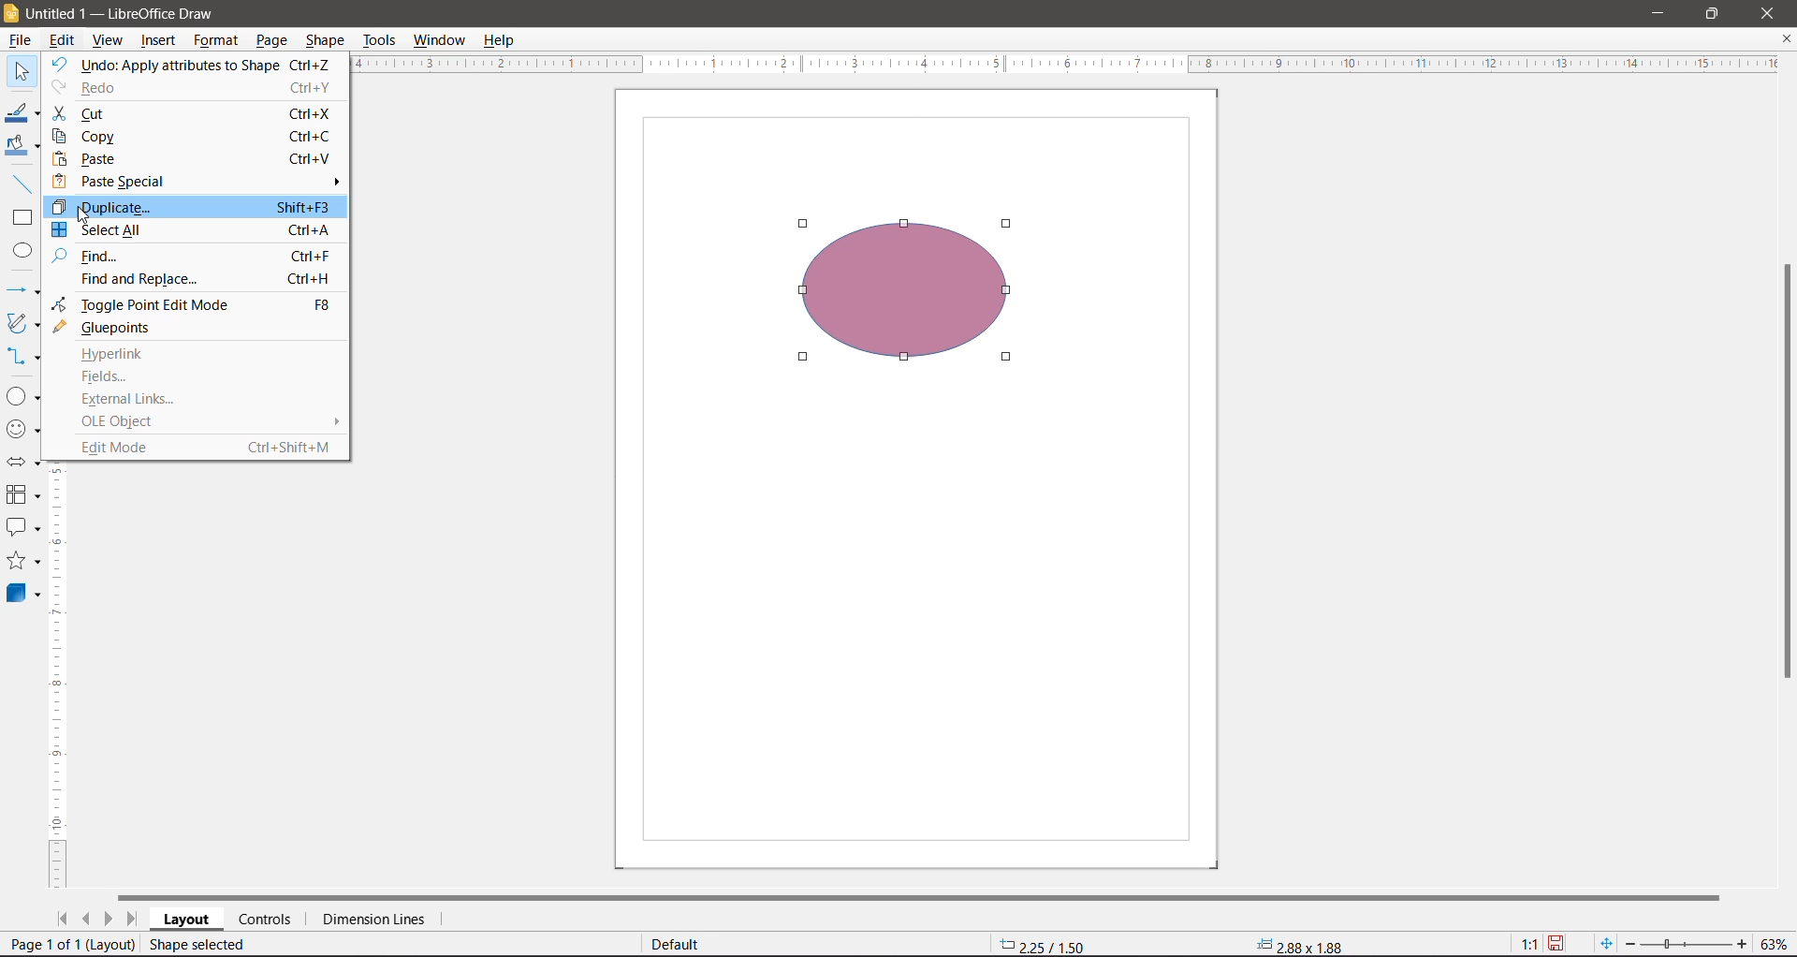 This screenshot has height=957, width=1797. Describe the element at coordinates (24, 494) in the screenshot. I see `Flowchart` at that location.